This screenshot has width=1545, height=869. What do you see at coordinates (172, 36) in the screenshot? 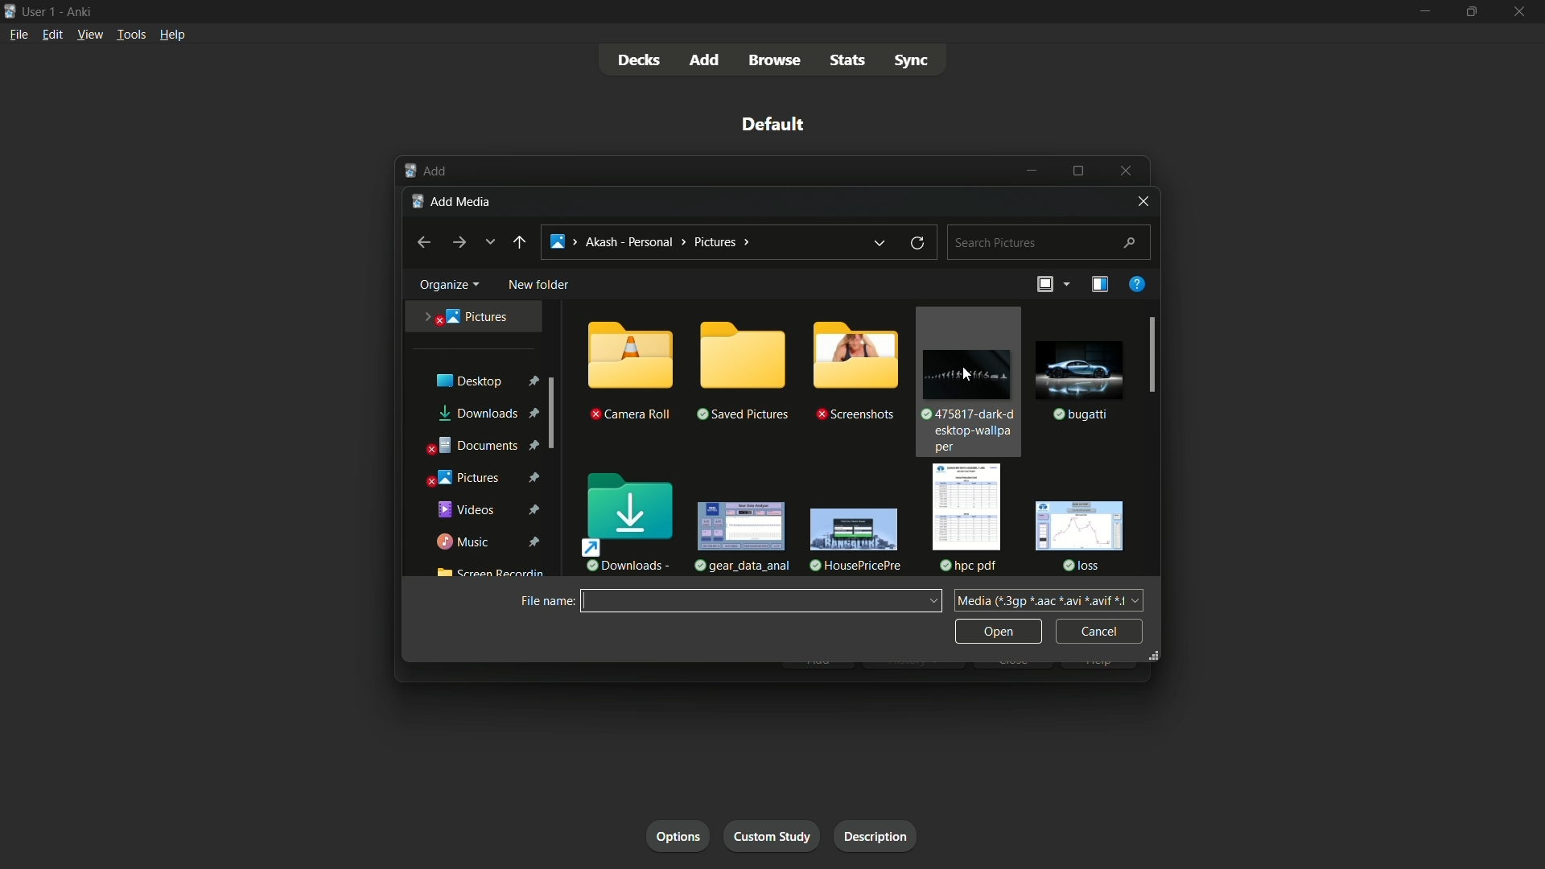
I see `help menu` at bounding box center [172, 36].